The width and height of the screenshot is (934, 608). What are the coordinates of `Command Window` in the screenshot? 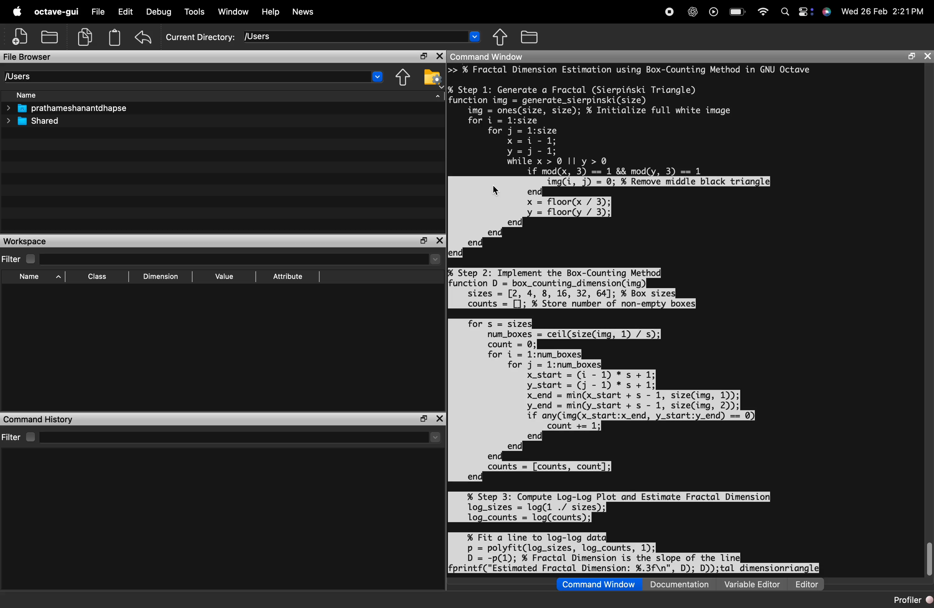 It's located at (487, 55).